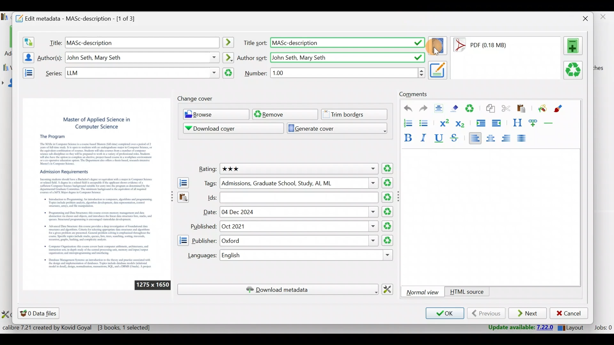  I want to click on Superscript, so click(444, 122).